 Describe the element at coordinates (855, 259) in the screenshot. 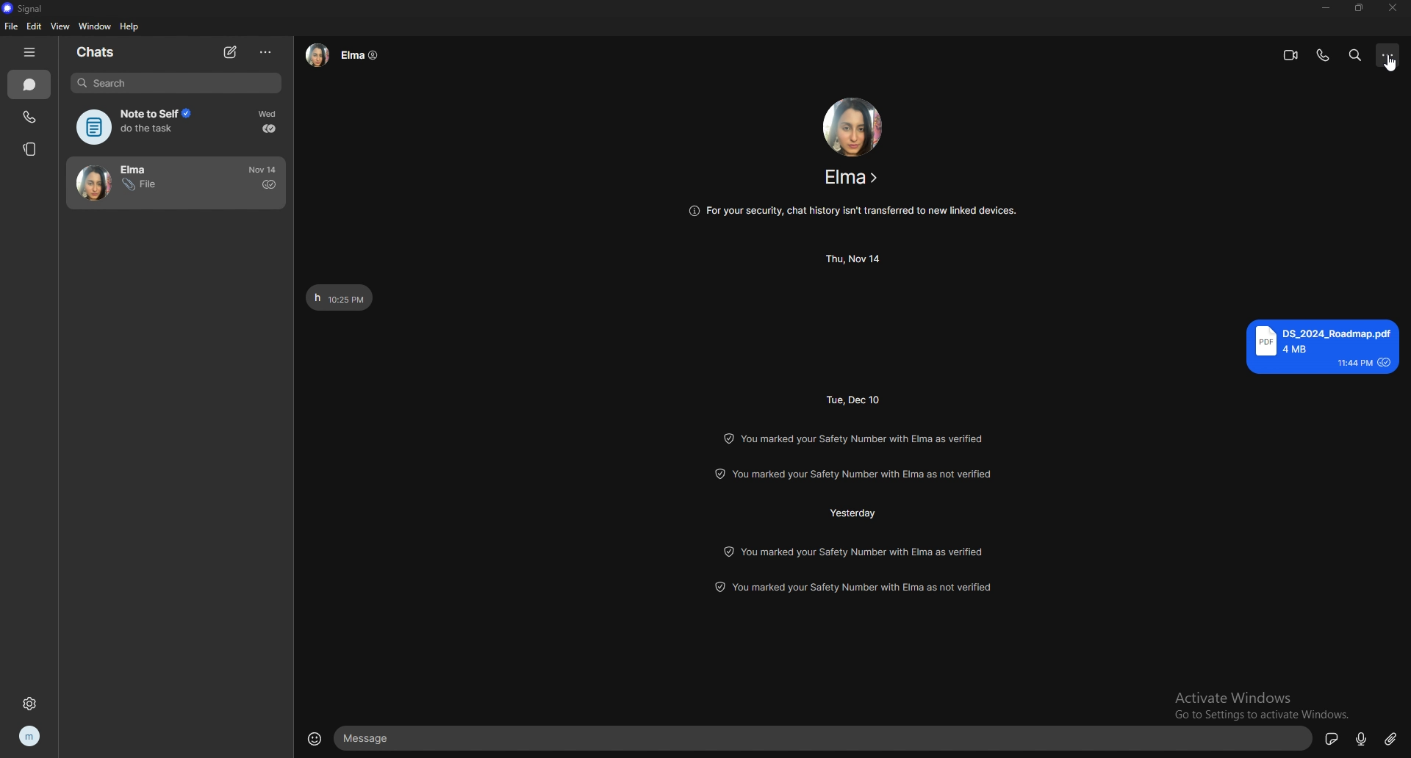

I see `time` at that location.